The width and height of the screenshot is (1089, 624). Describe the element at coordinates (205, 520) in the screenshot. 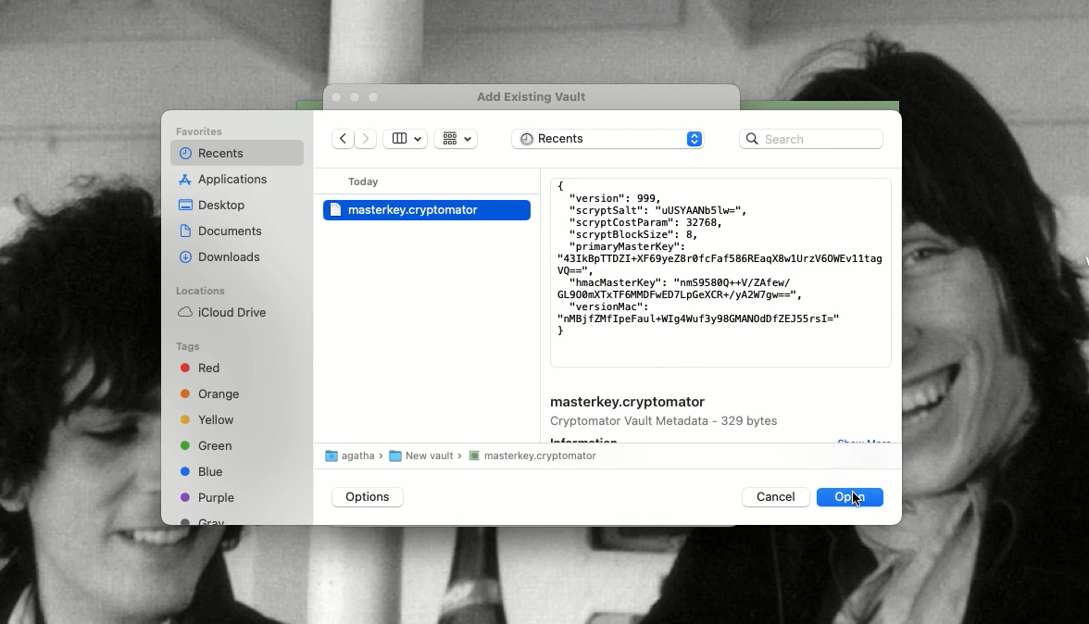

I see `Gray` at that location.